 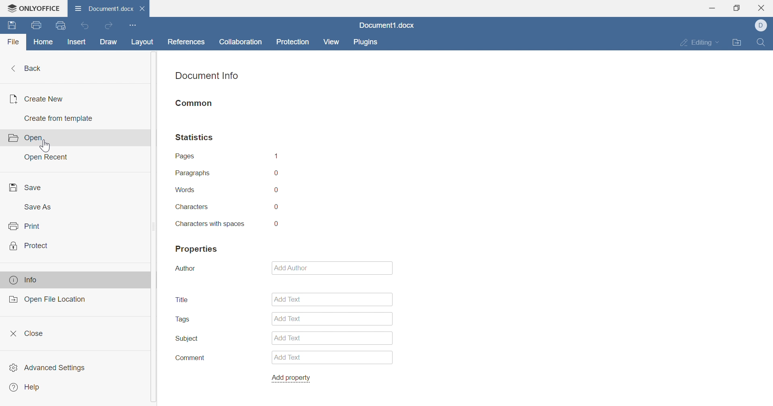 I want to click on find, so click(x=762, y=43).